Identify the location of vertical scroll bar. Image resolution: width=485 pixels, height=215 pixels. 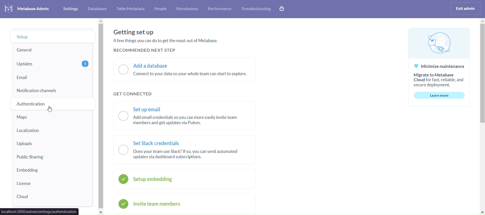
(101, 117).